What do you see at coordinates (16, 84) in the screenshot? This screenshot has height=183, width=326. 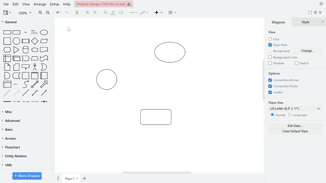 I see `list item` at bounding box center [16, 84].